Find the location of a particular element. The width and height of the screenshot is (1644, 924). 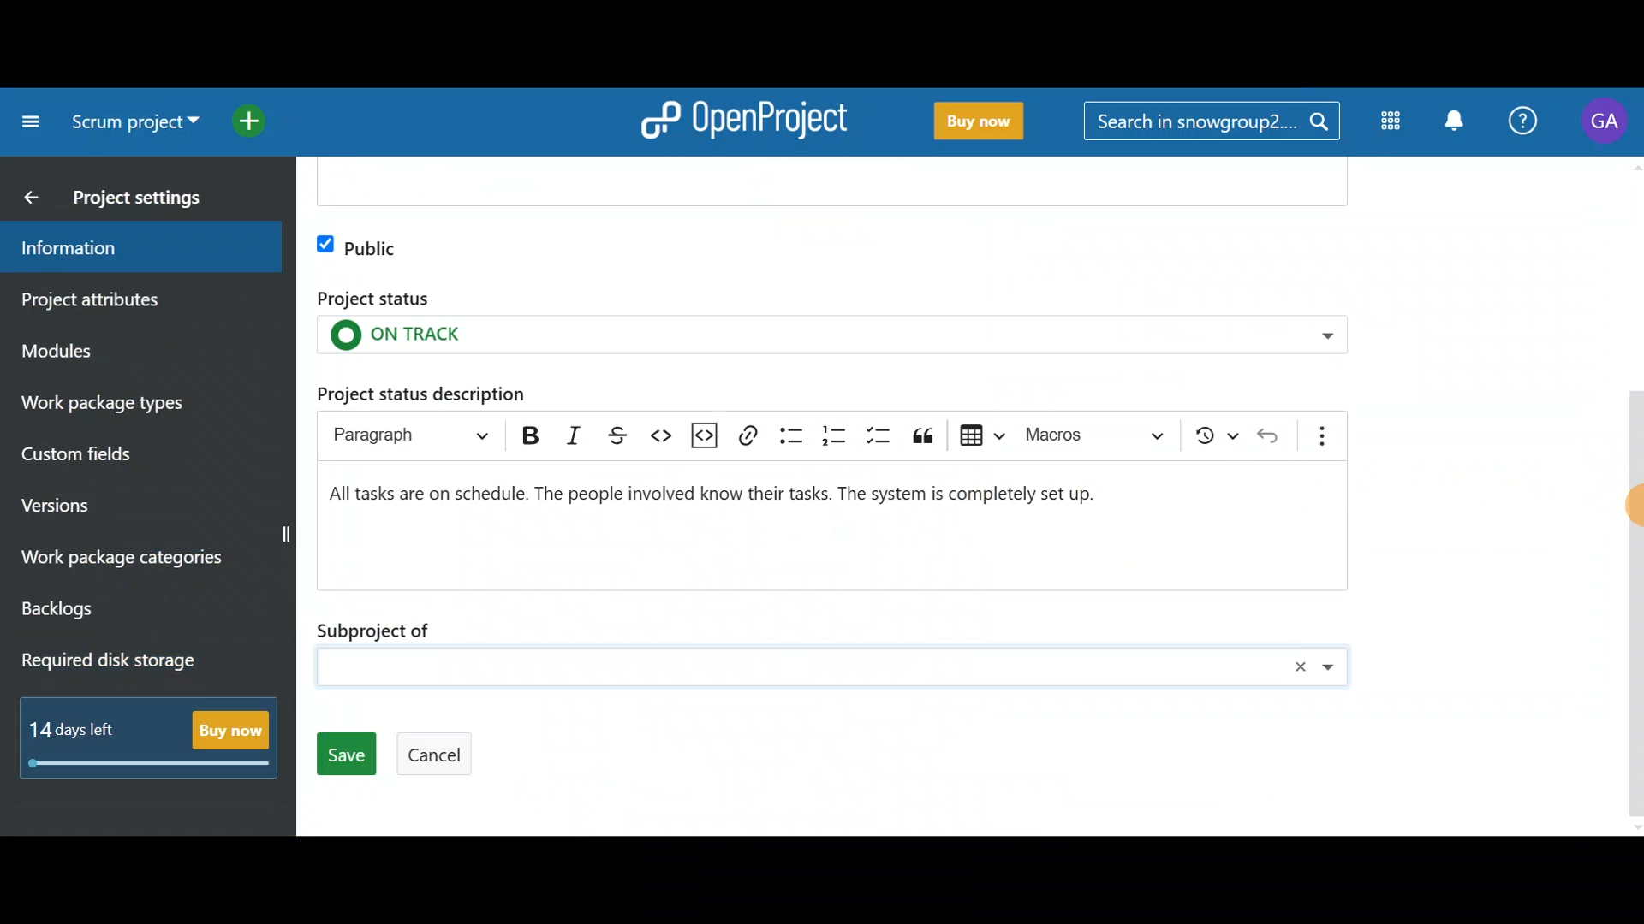

Project attributes is located at coordinates (122, 299).